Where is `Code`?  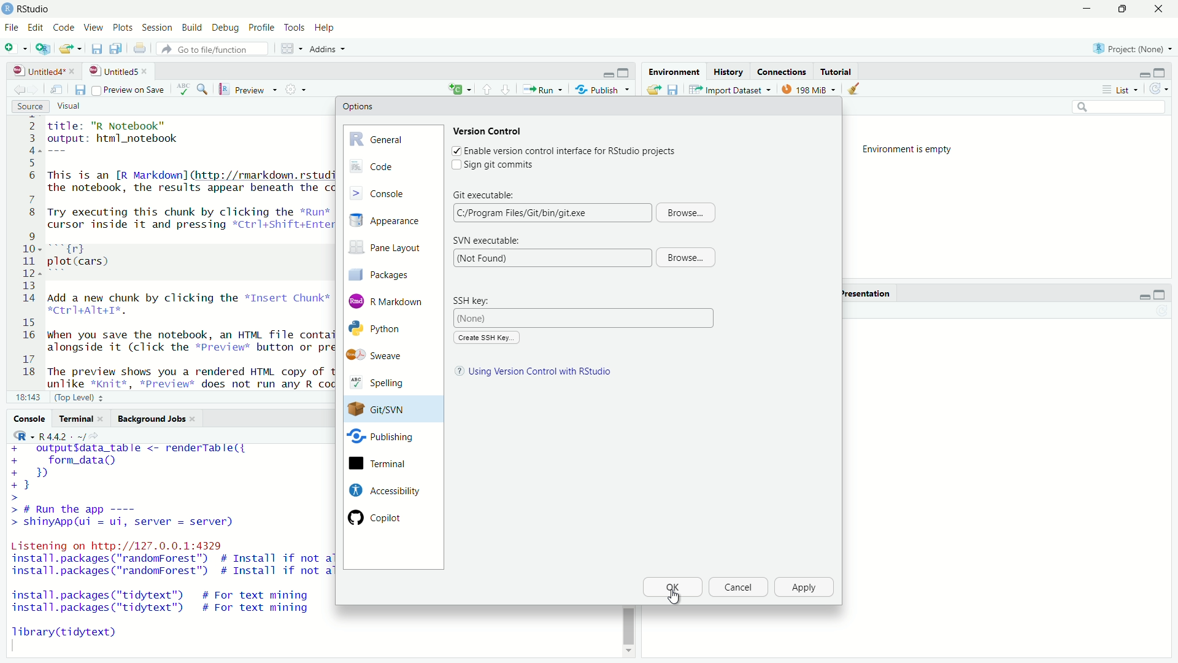 Code is located at coordinates (392, 166).